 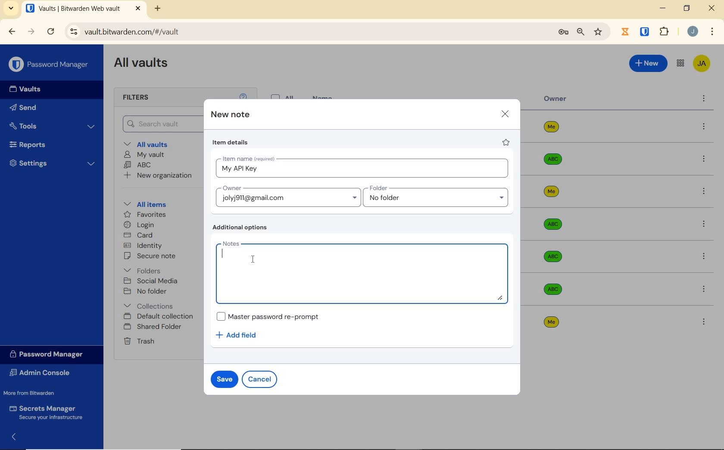 What do you see at coordinates (139, 166) in the screenshot?
I see `ABC` at bounding box center [139, 166].